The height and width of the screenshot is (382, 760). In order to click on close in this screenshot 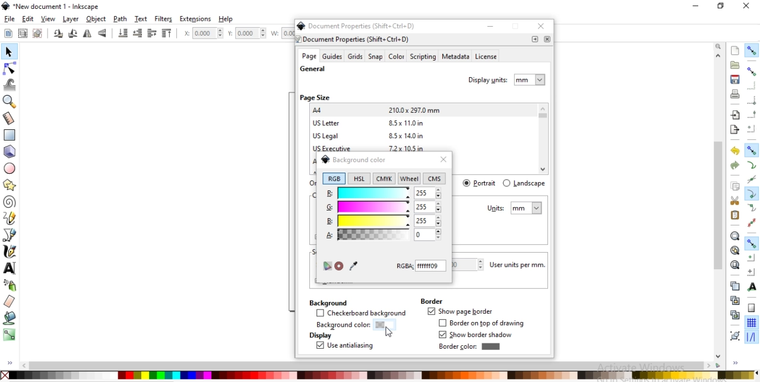, I will do `click(747, 6)`.